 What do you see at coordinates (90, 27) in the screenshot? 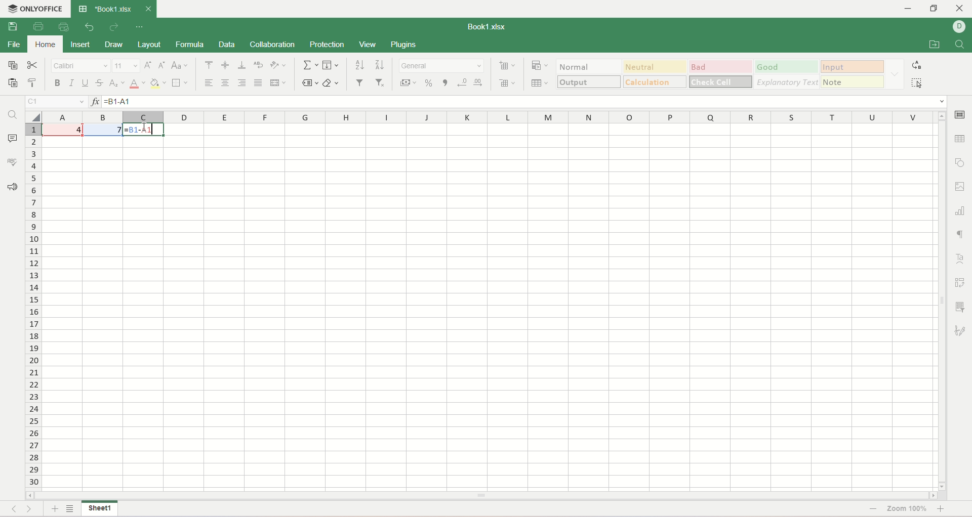
I see `undo` at bounding box center [90, 27].